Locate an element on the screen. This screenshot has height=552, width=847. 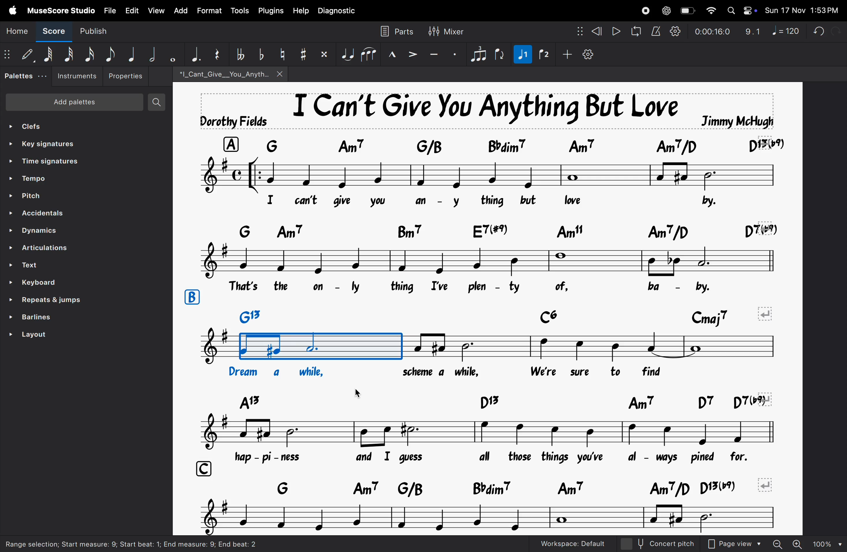
work space is located at coordinates (583, 543).